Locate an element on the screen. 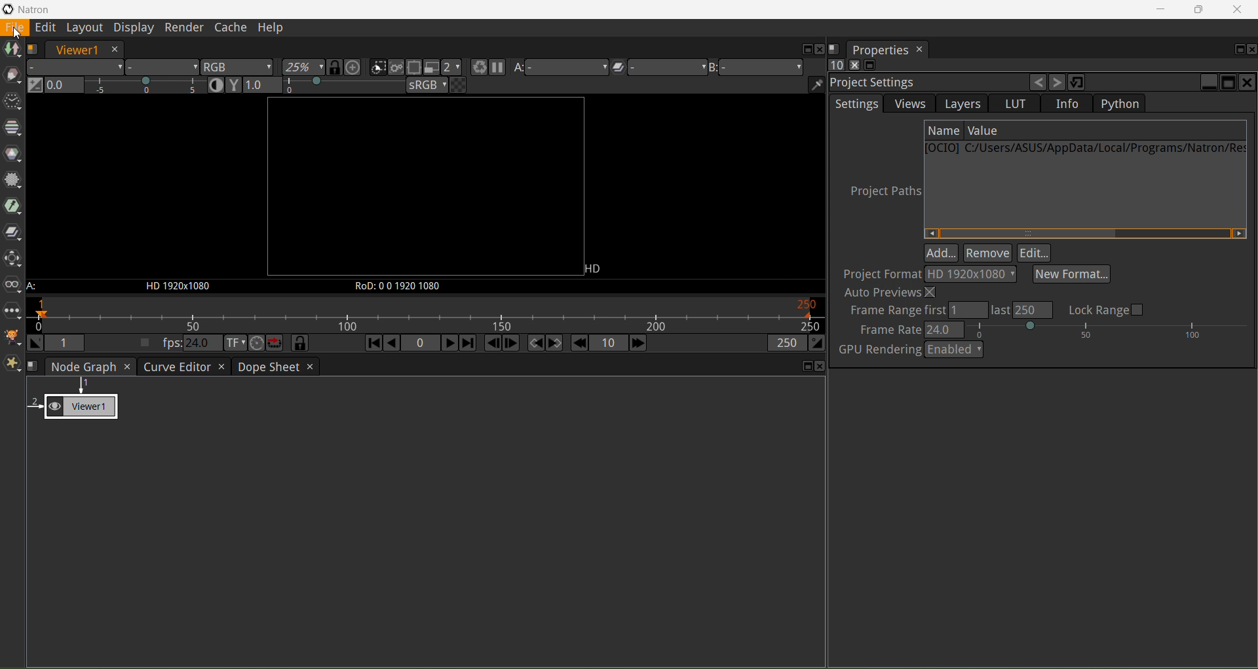  Properties is located at coordinates (879, 50).